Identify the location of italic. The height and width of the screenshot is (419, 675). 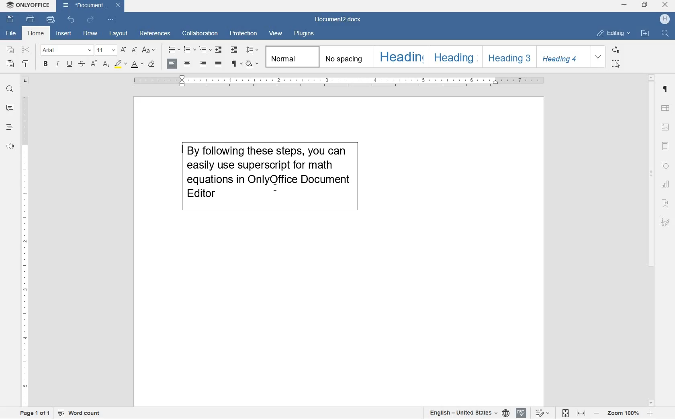
(57, 64).